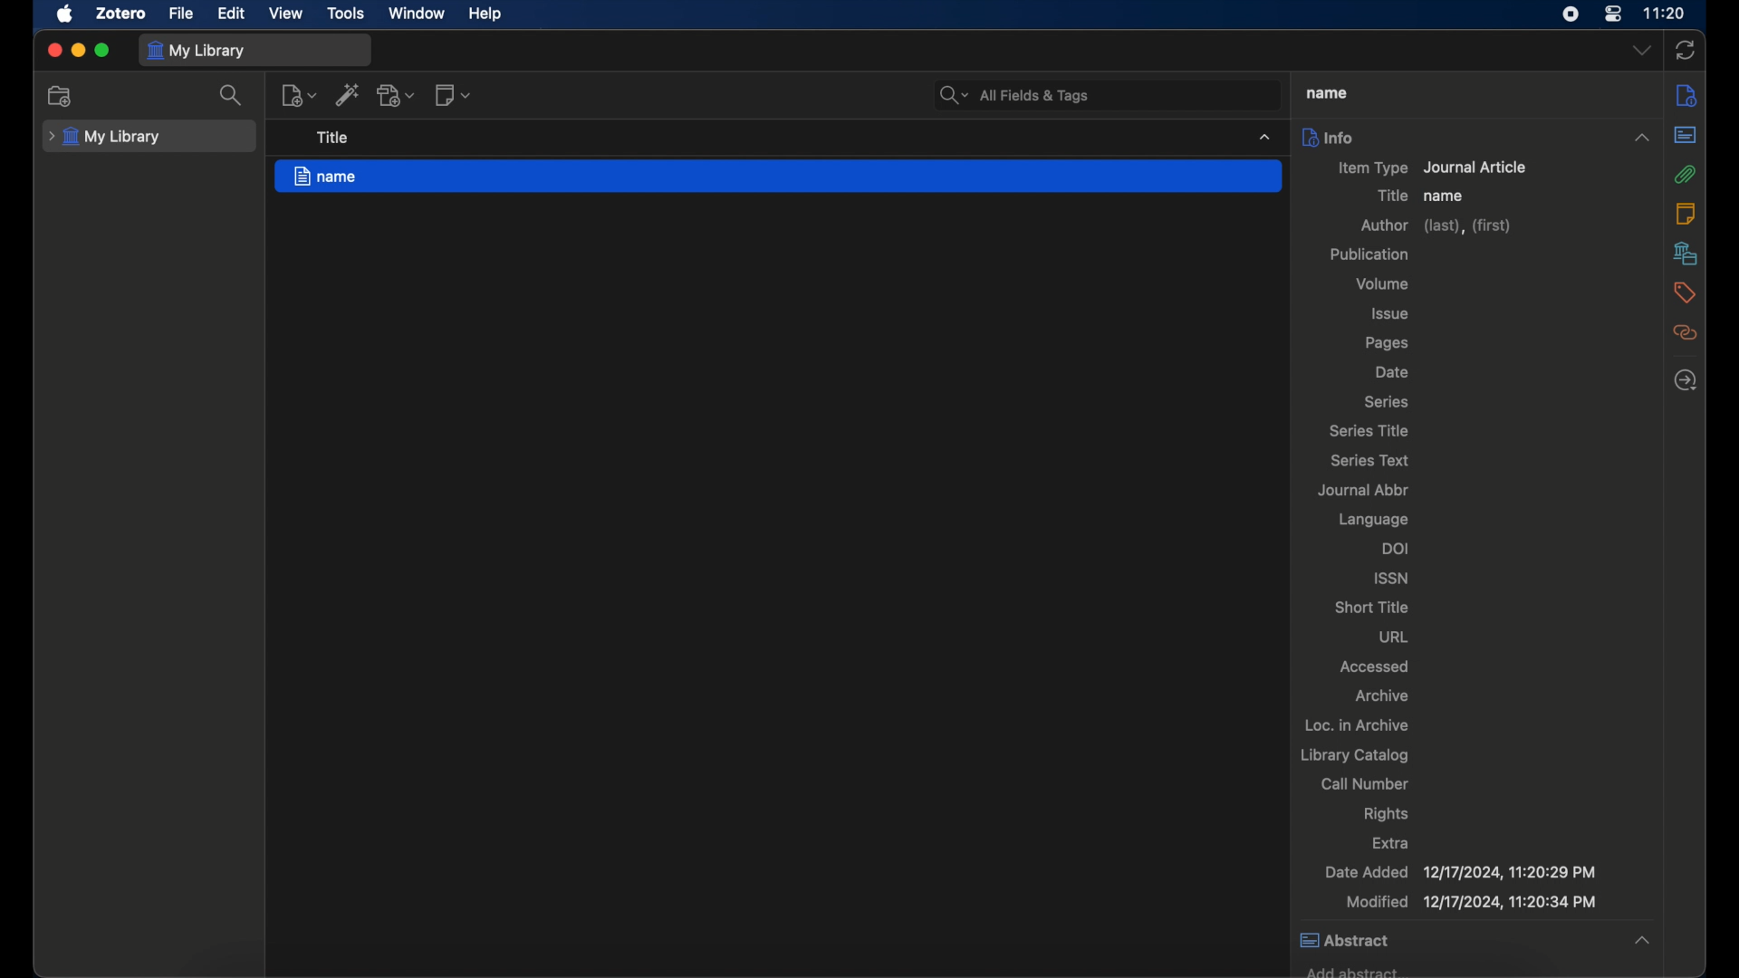 The height and width of the screenshot is (978, 1739). I want to click on publication, so click(1369, 254).